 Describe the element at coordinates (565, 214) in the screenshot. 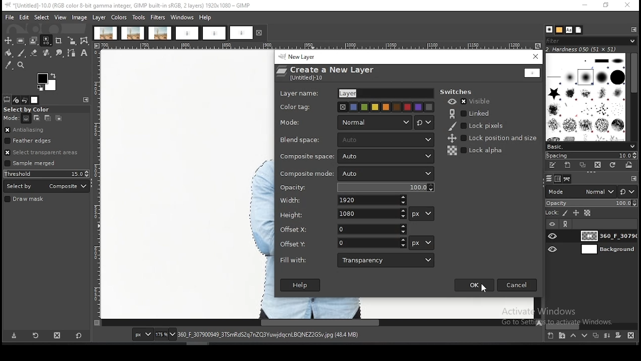

I see `lock pixels` at that location.